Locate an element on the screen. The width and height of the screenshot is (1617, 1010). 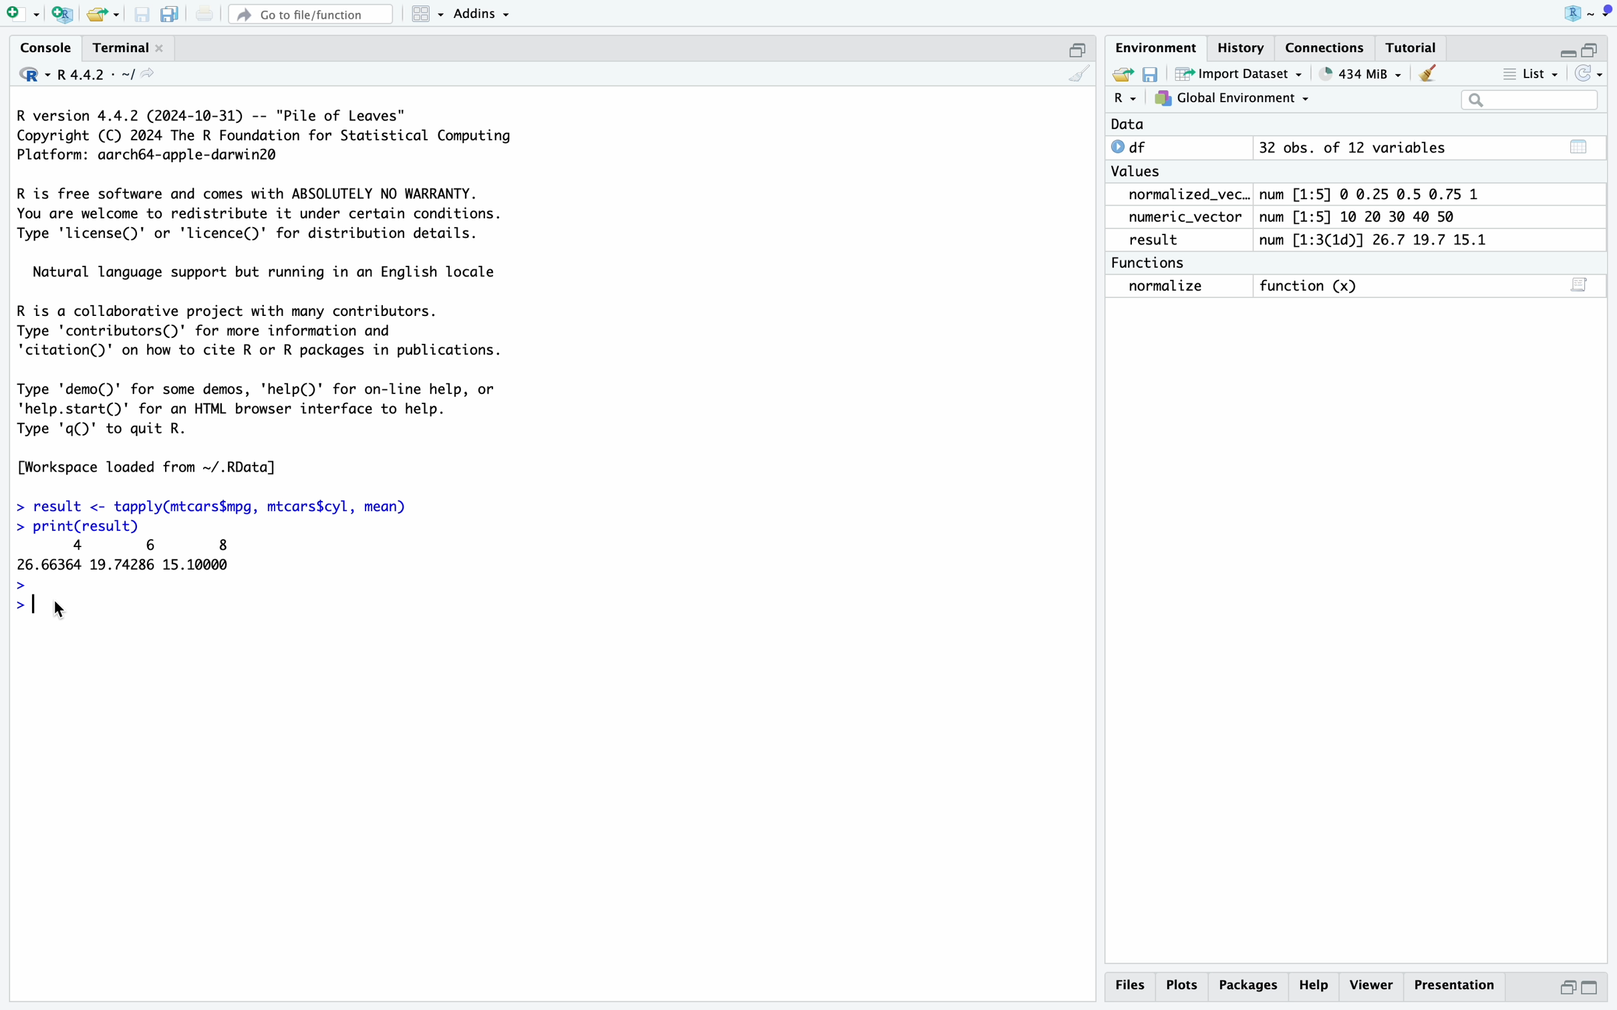
result is located at coordinates (1158, 239).